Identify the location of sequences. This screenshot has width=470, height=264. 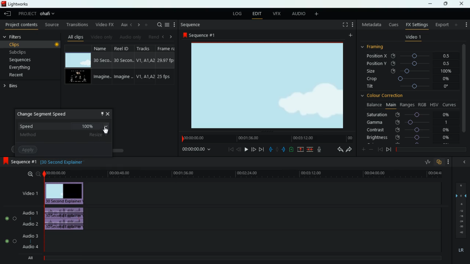
(24, 60).